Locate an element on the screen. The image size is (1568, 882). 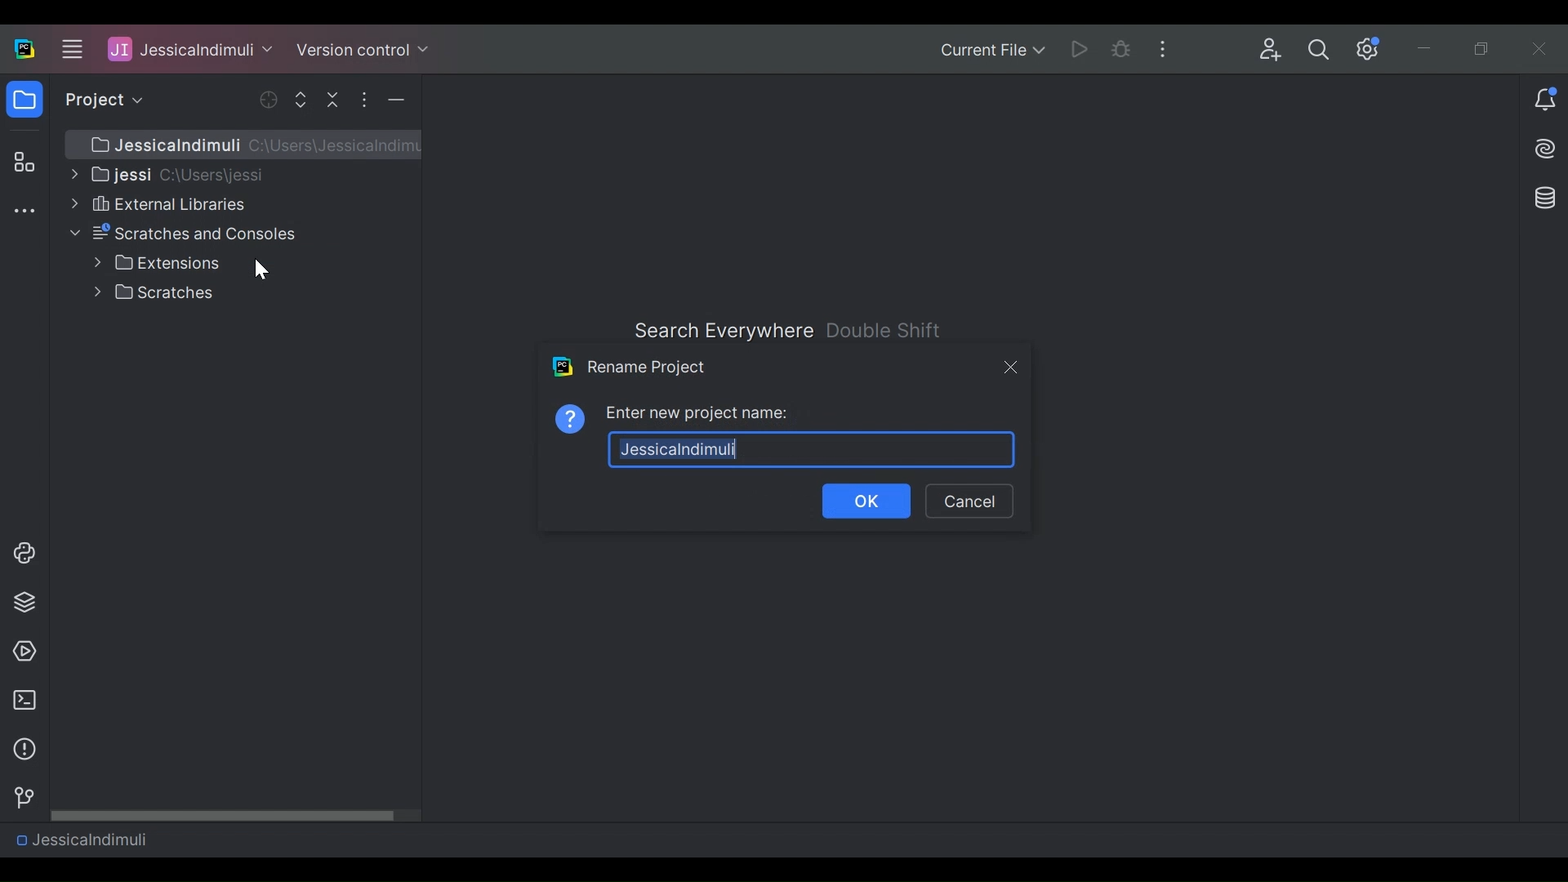
Search is located at coordinates (1319, 50).